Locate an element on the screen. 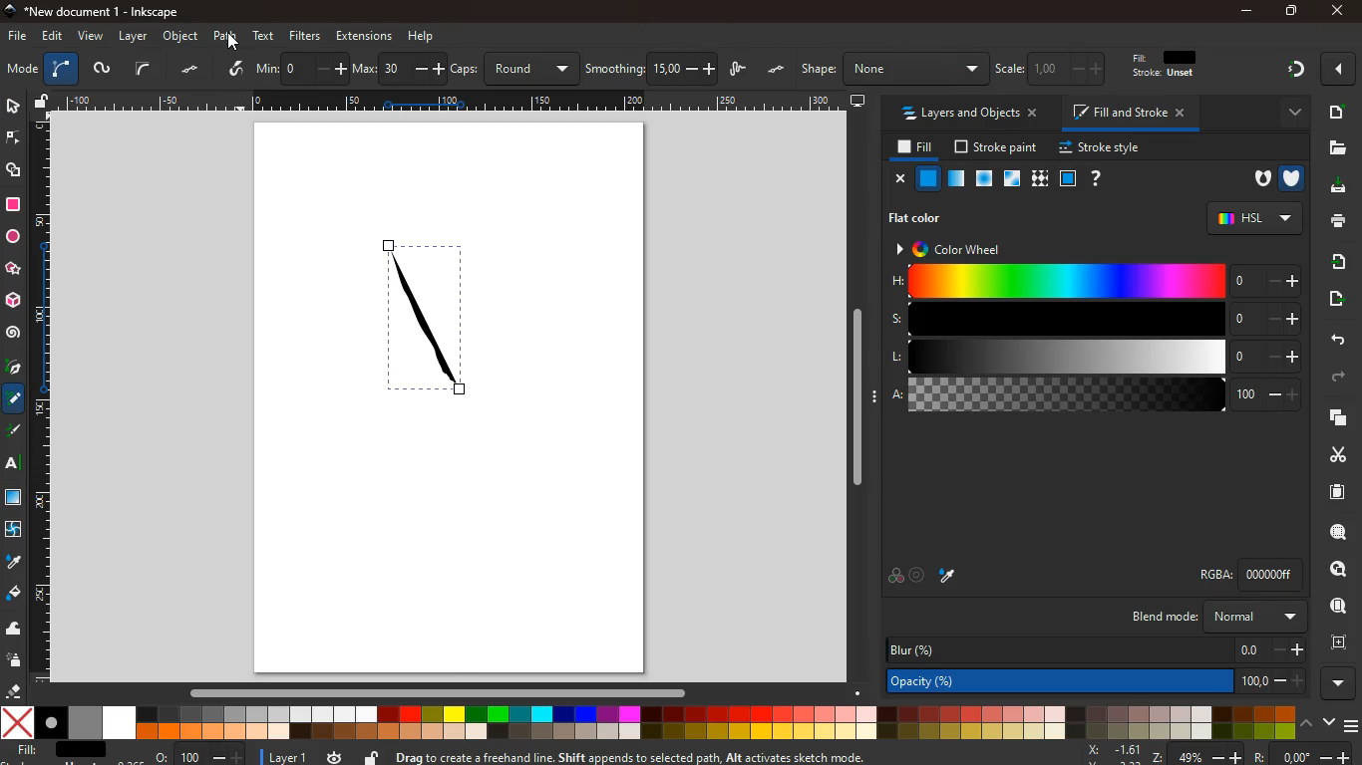 This screenshot has height=765, width=1362. Drag to create a freehand line. Shift appends to selected path, Alt activates sketch mode. is located at coordinates (643, 757).